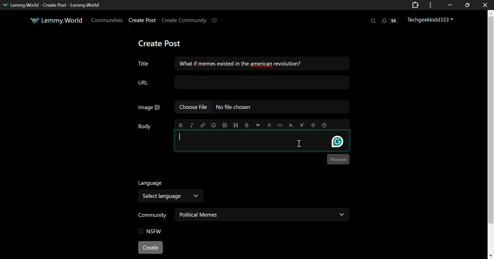  Describe the element at coordinates (191, 125) in the screenshot. I see `Italic` at that location.